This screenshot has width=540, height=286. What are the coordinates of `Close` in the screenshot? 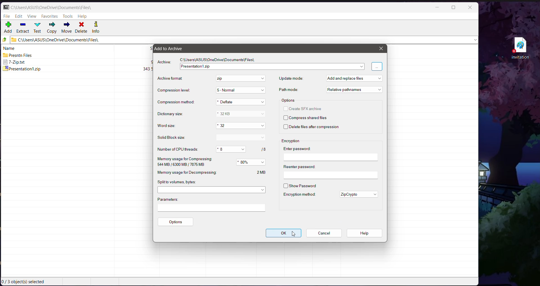 It's located at (380, 48).